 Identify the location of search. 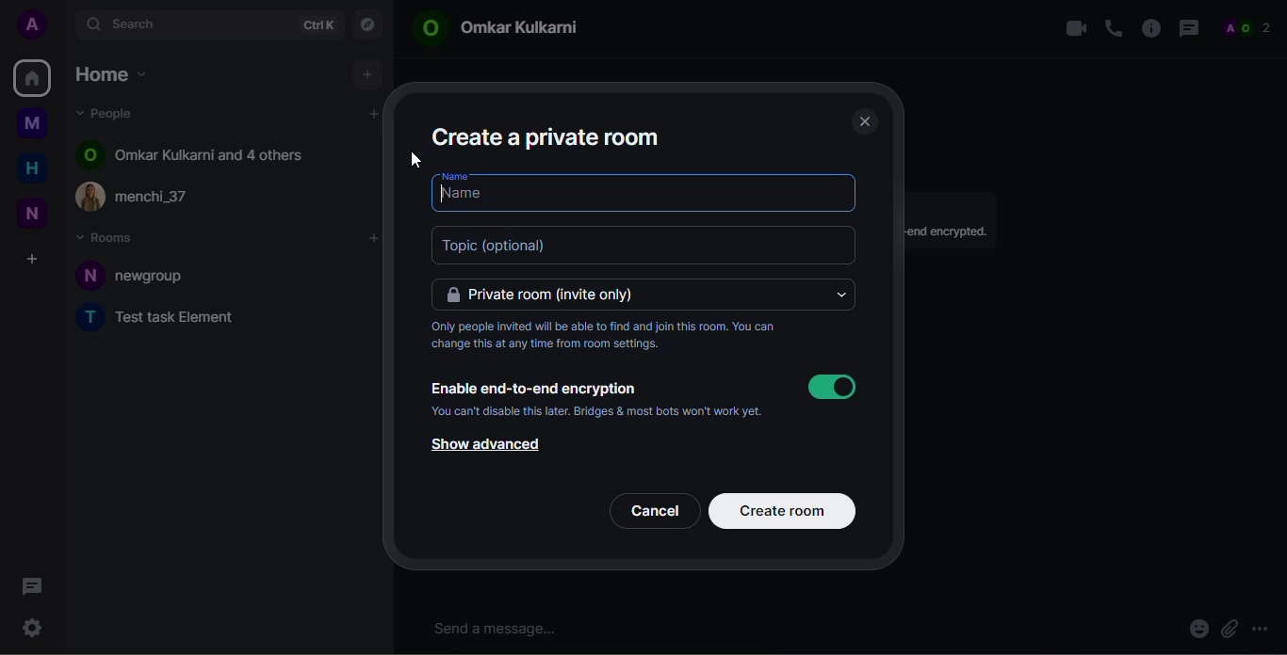
(138, 23).